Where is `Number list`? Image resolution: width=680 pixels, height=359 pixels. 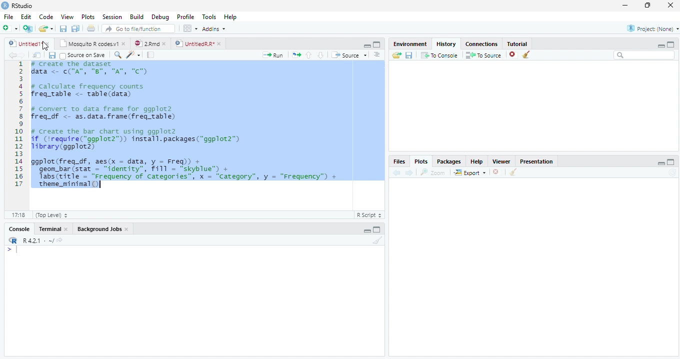 Number list is located at coordinates (17, 127).